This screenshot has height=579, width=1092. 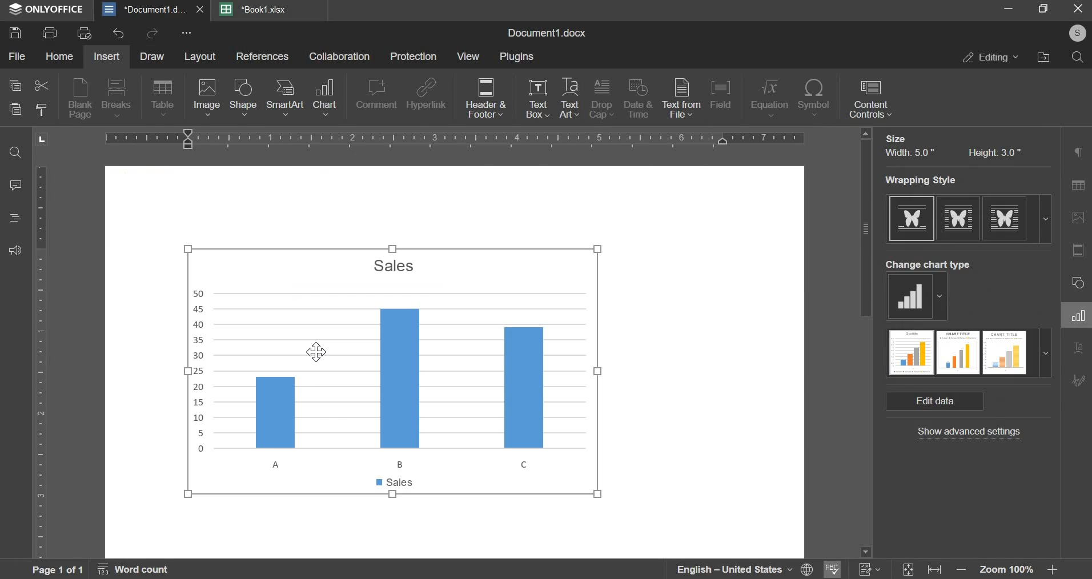 What do you see at coordinates (1078, 10) in the screenshot?
I see `exit` at bounding box center [1078, 10].